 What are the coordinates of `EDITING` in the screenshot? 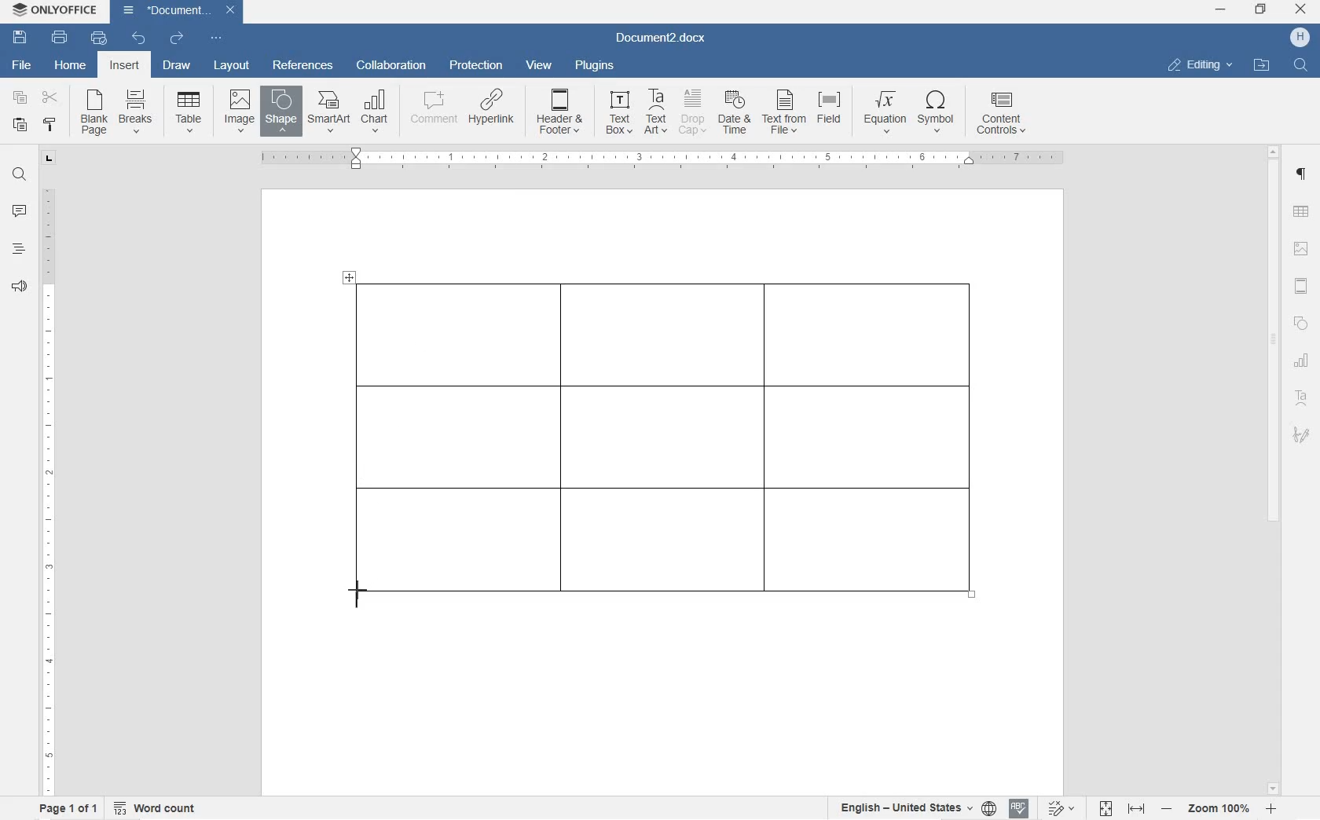 It's located at (1201, 64).